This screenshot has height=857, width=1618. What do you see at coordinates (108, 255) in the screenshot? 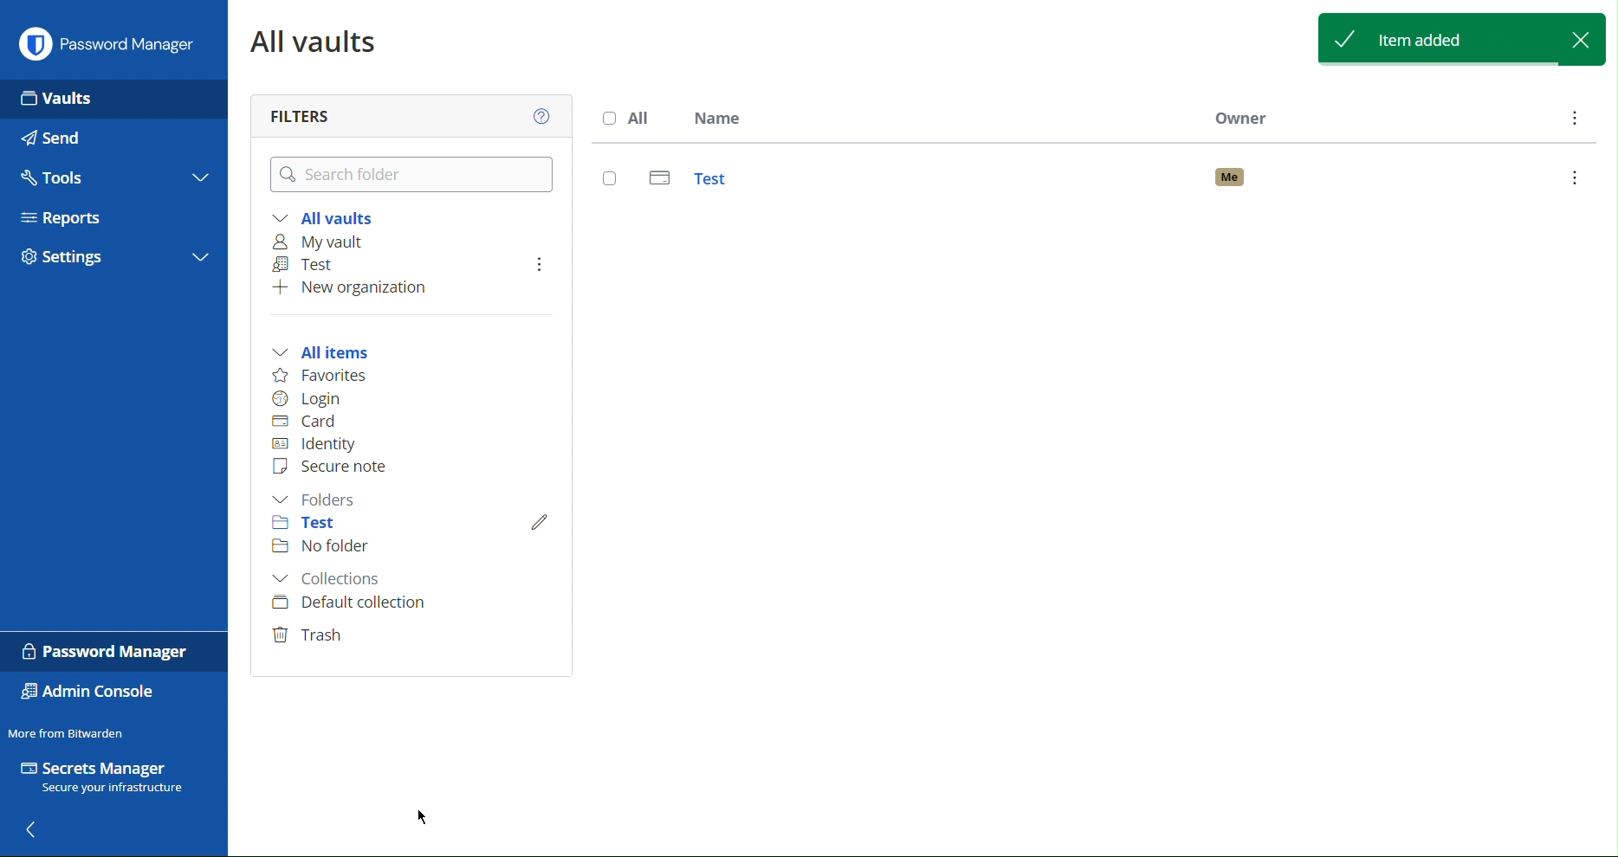
I see `Settings` at bounding box center [108, 255].